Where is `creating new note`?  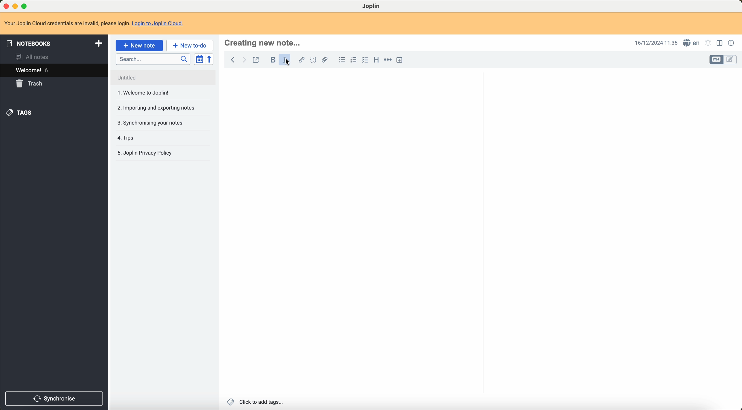
creating new note is located at coordinates (263, 43).